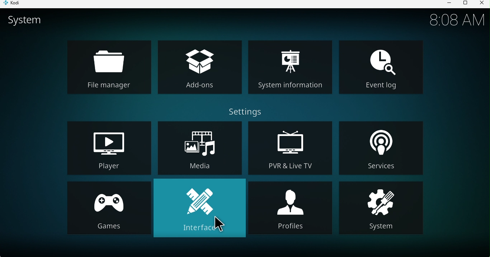 This screenshot has height=257, width=490. What do you see at coordinates (446, 4) in the screenshot?
I see `Minimize` at bounding box center [446, 4].